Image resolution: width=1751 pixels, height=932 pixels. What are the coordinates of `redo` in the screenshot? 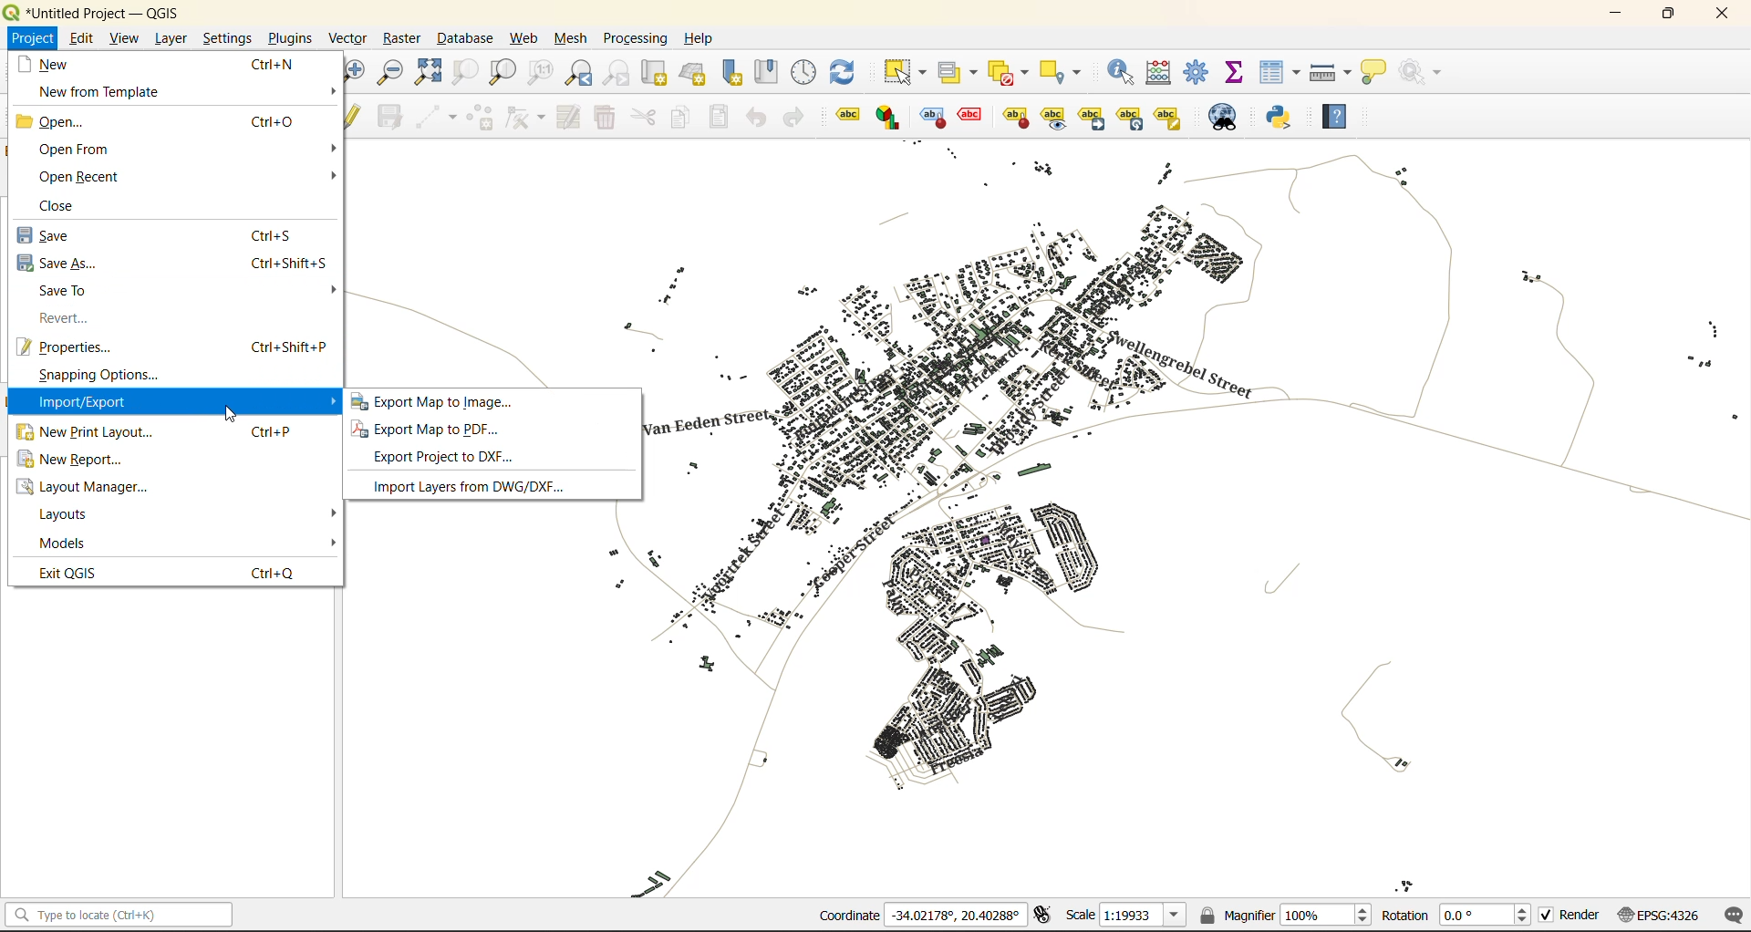 It's located at (797, 119).